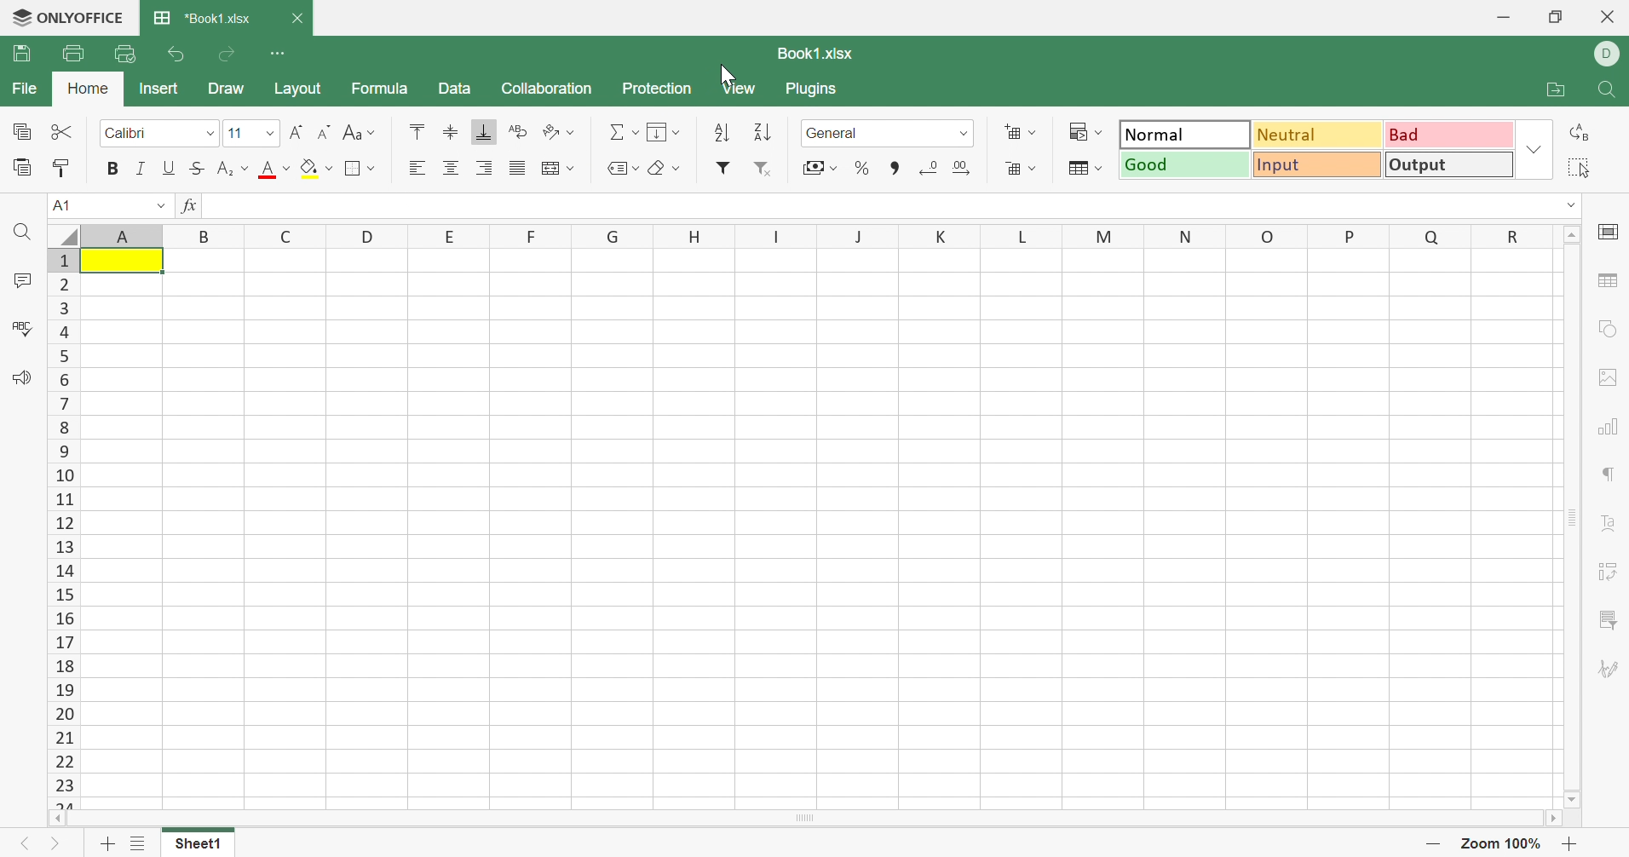 This screenshot has height=857, width=1629. Describe the element at coordinates (1609, 374) in the screenshot. I see `image settings` at that location.